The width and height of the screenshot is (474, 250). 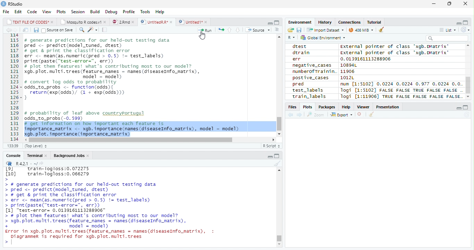 What do you see at coordinates (325, 22) in the screenshot?
I see `History` at bounding box center [325, 22].